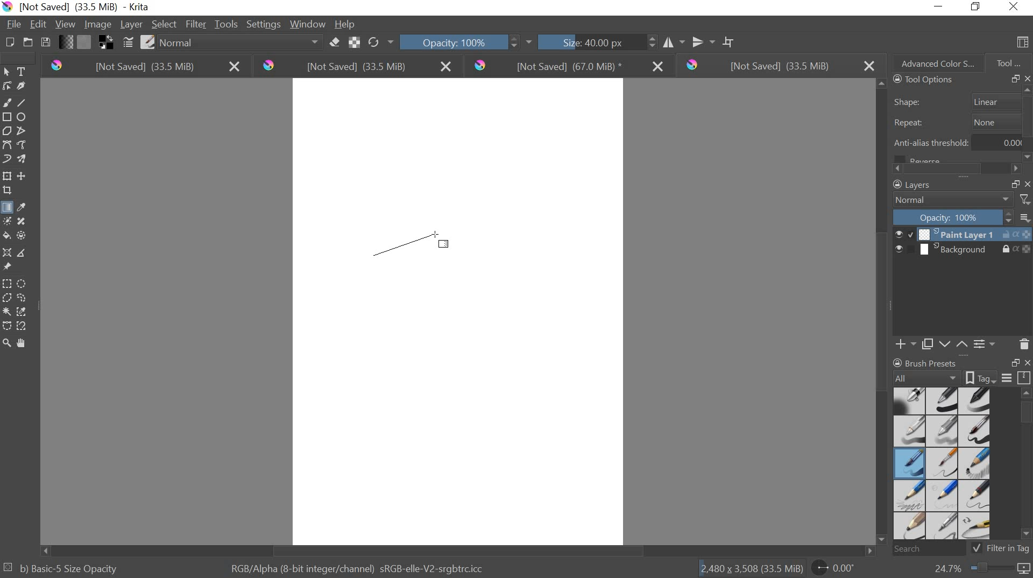 The height and width of the screenshot is (578, 1033). What do you see at coordinates (928, 344) in the screenshot?
I see `COPY PAINT` at bounding box center [928, 344].